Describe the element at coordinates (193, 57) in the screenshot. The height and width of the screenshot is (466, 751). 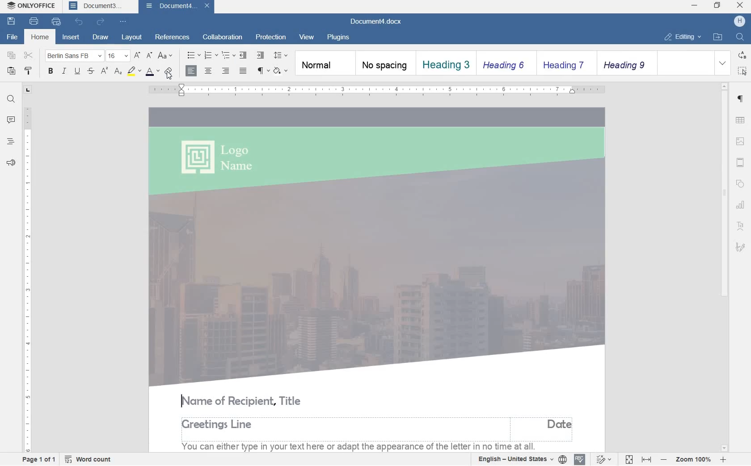
I see `bullets` at that location.